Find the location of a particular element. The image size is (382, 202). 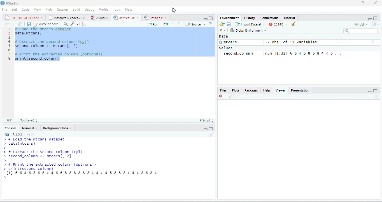

RStudio is located at coordinates (14, 3).